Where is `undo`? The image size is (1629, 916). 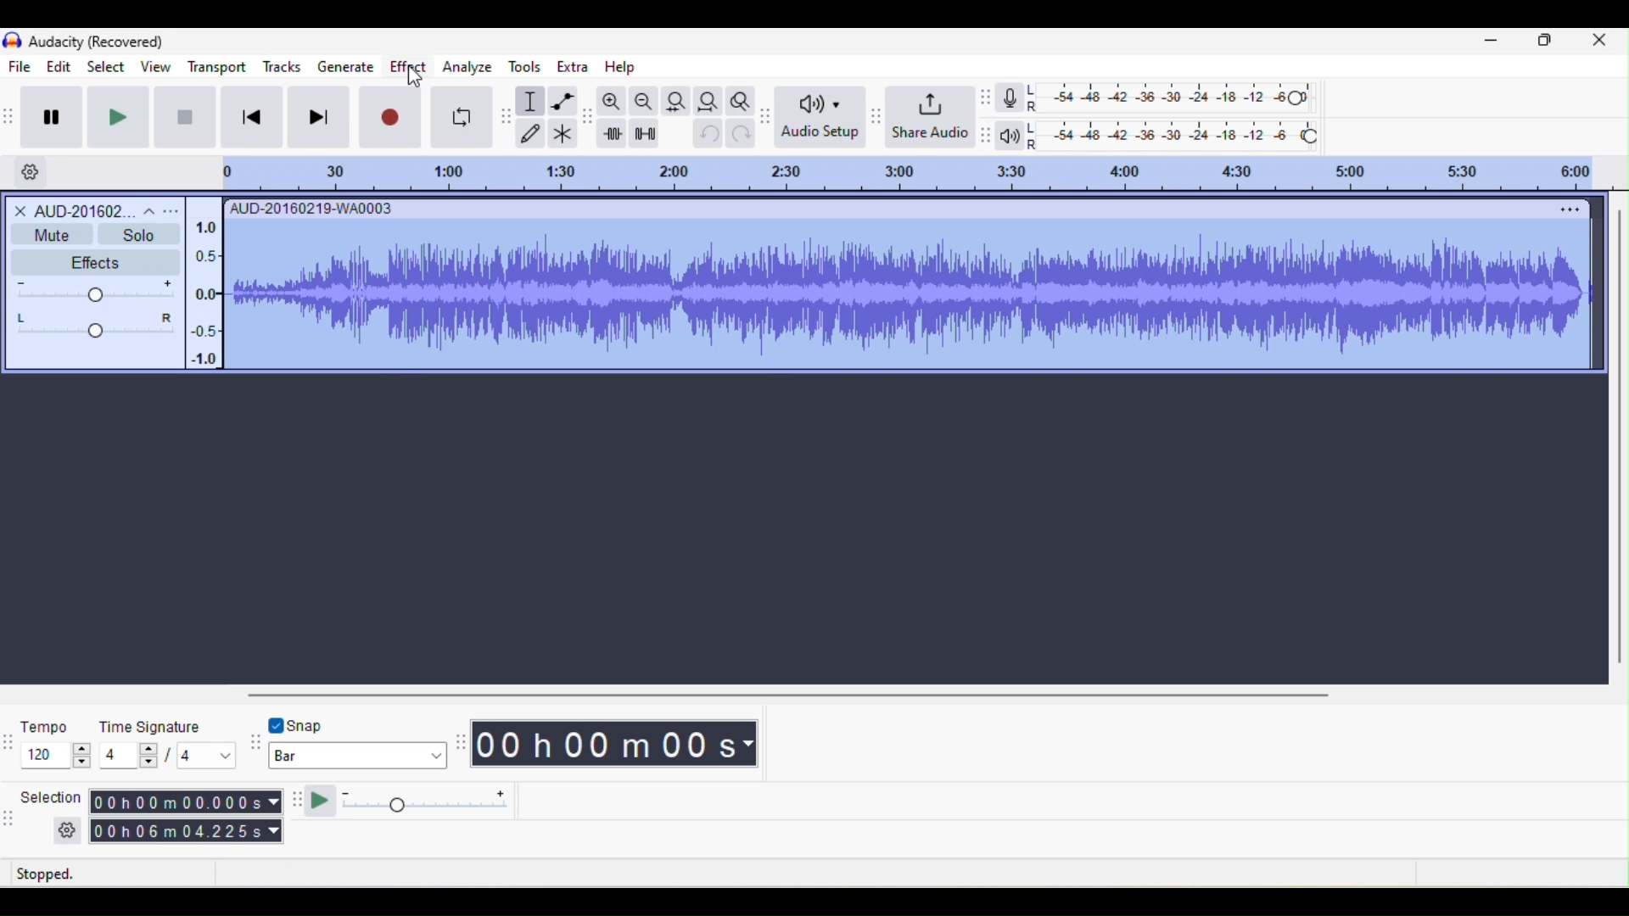 undo is located at coordinates (705, 137).